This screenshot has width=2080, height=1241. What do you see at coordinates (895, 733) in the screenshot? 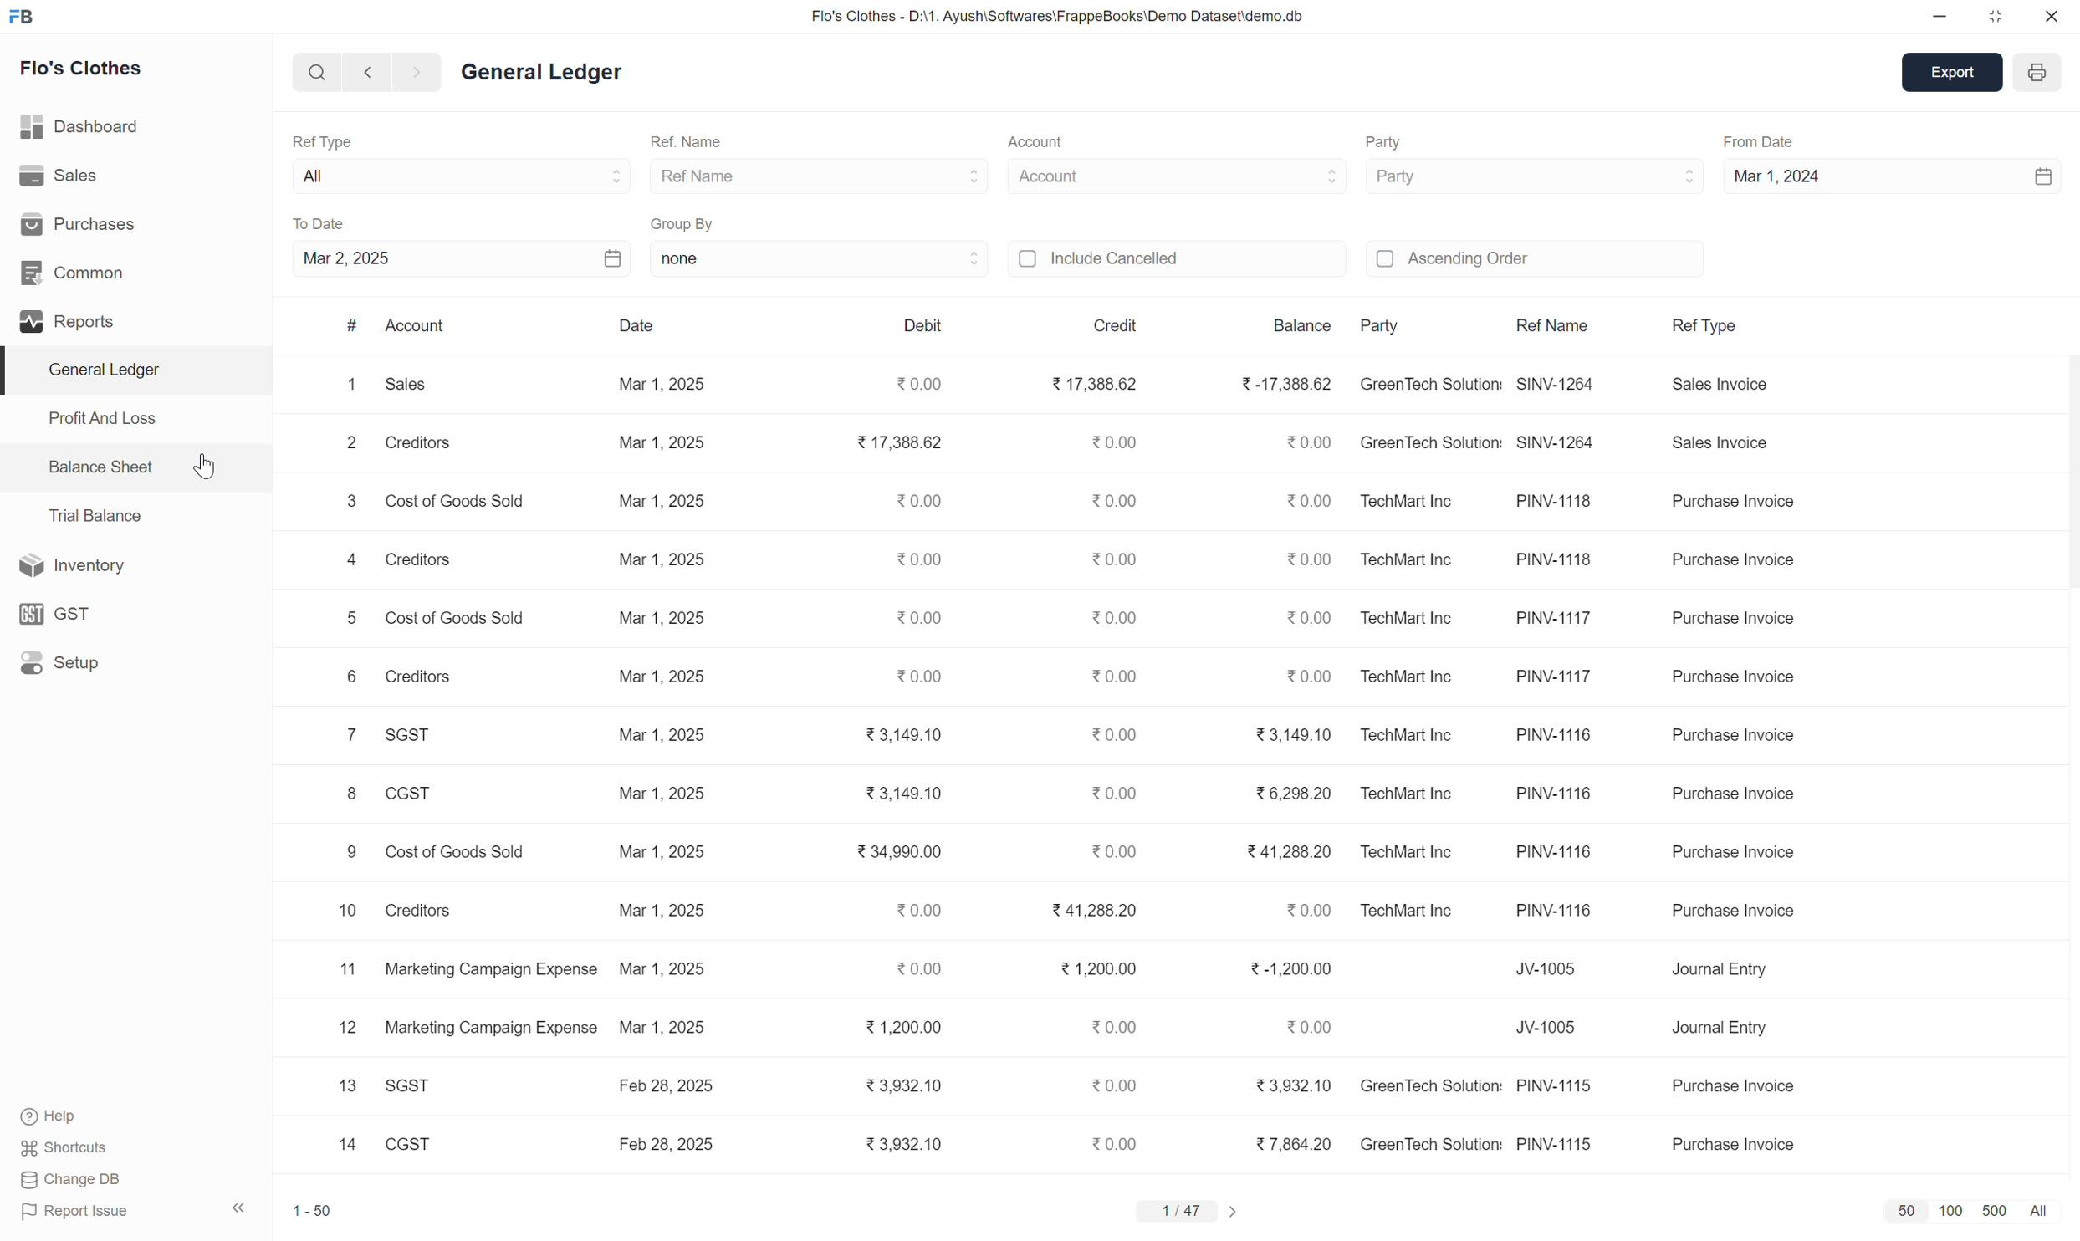
I see `¥3,149.10` at bounding box center [895, 733].